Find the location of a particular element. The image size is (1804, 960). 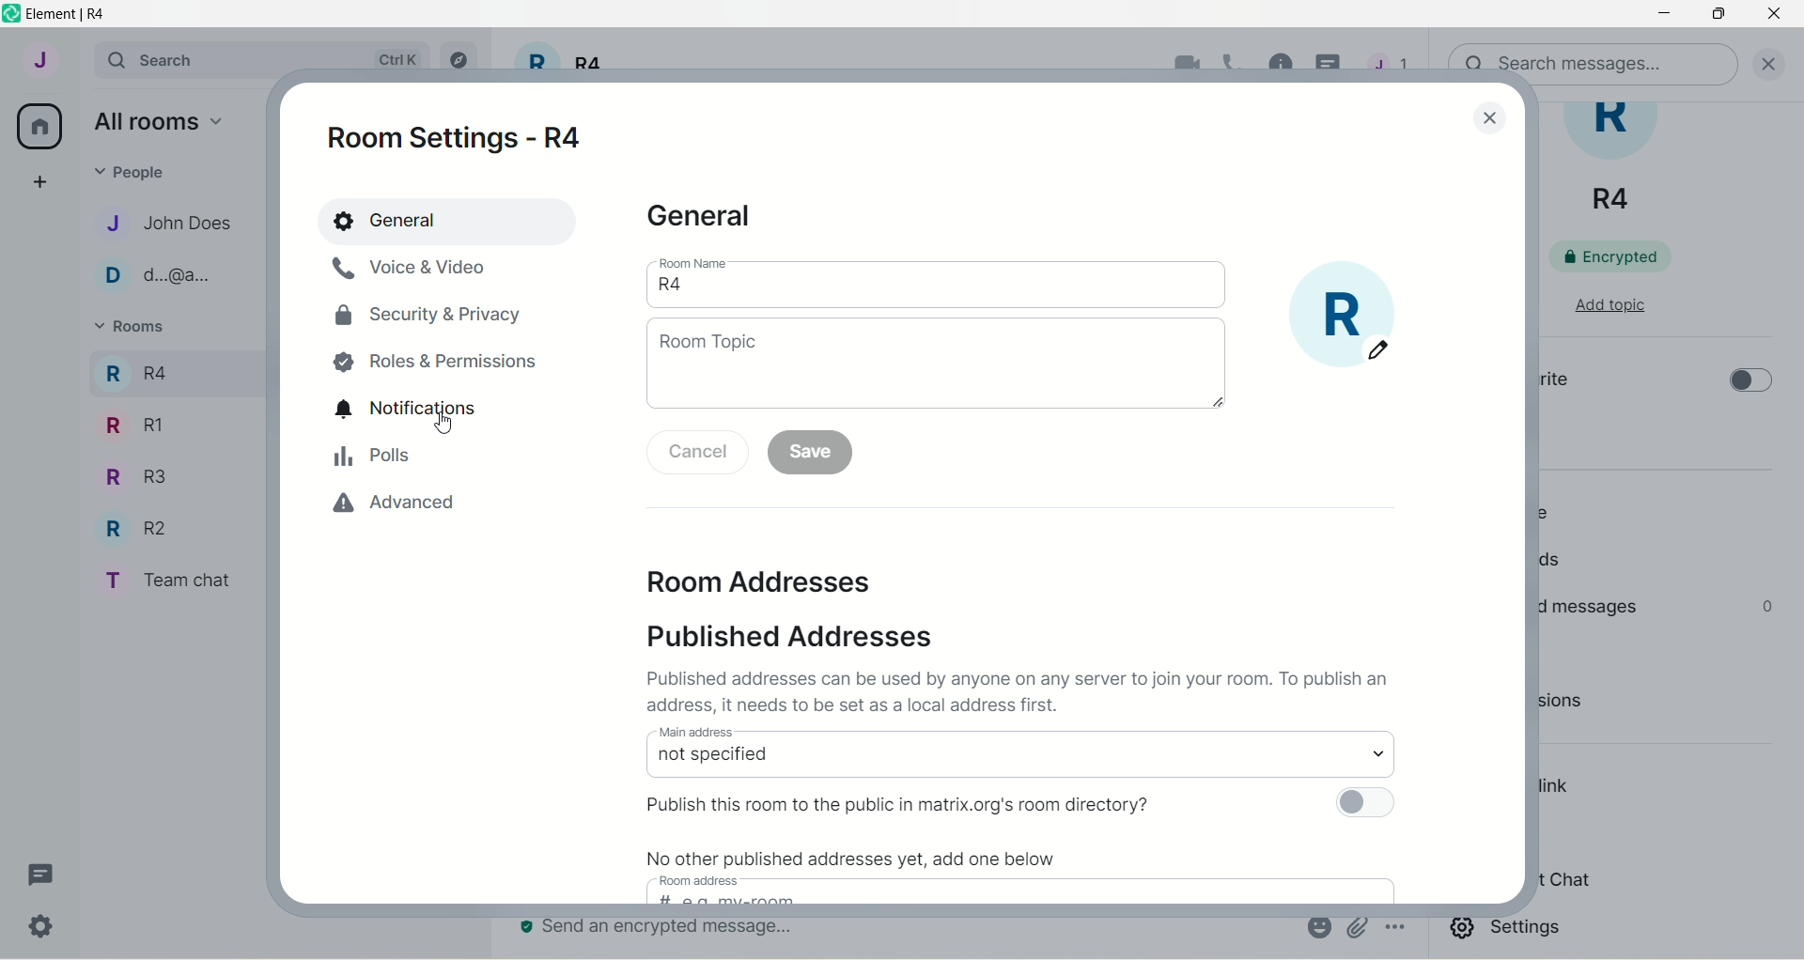

logo is located at coordinates (11, 14).